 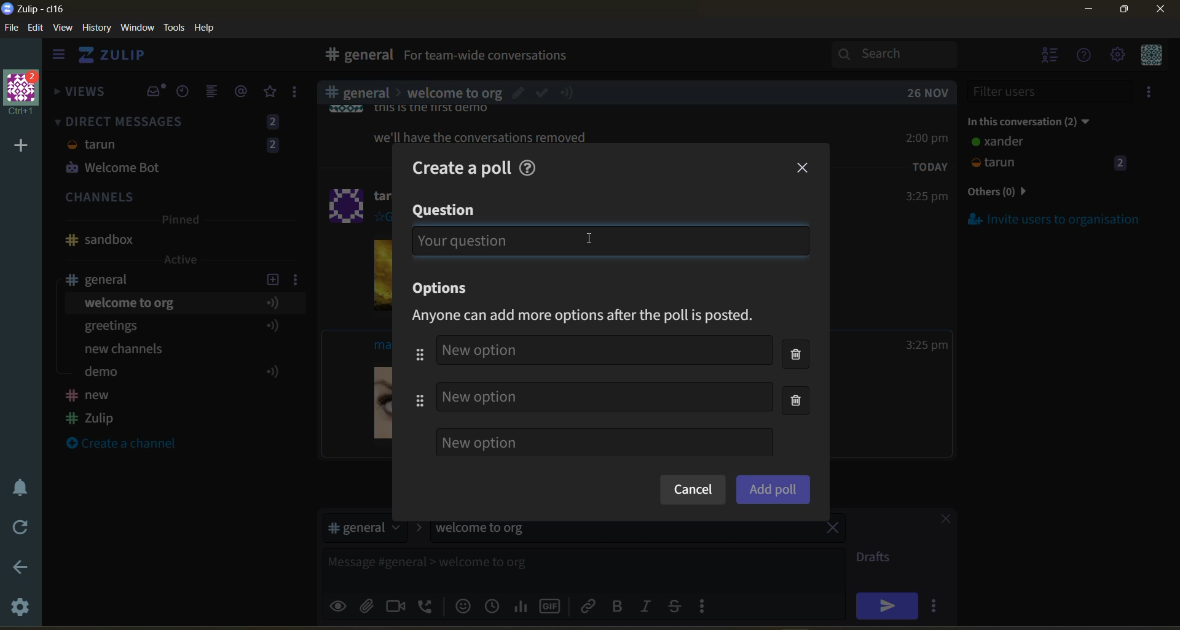 What do you see at coordinates (531, 166) in the screenshot?
I see `help` at bounding box center [531, 166].